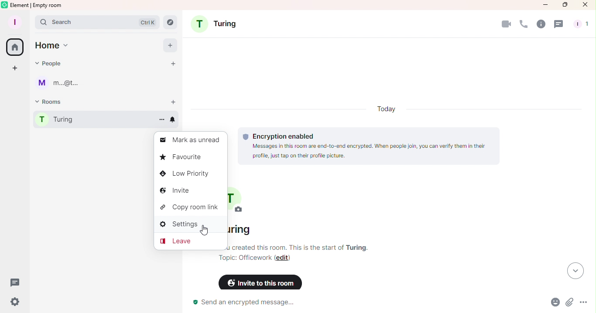  I want to click on Favourite, so click(182, 158).